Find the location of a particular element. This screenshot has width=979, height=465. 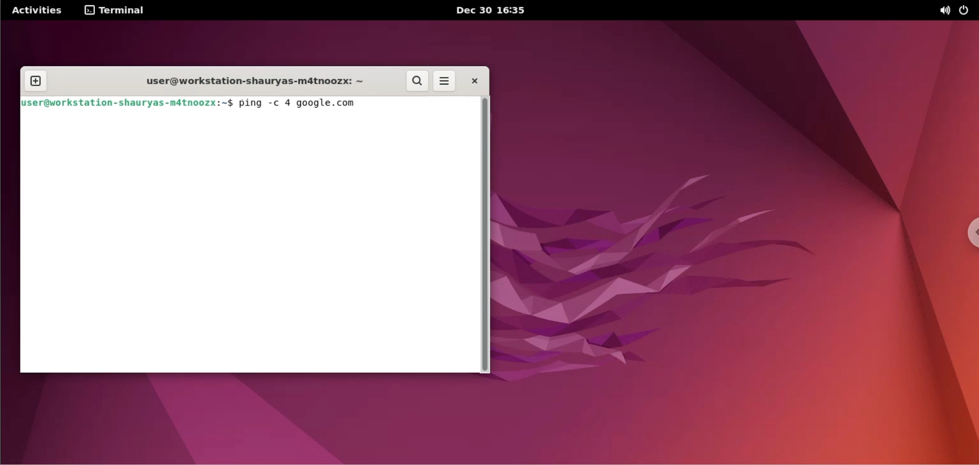

new tab is located at coordinates (35, 82).